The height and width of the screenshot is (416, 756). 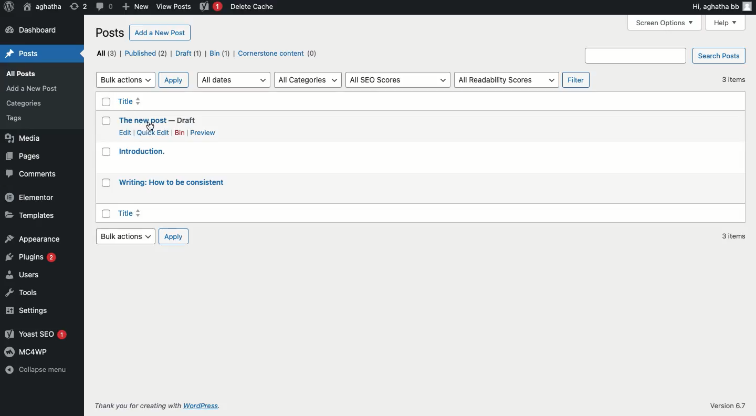 What do you see at coordinates (31, 238) in the screenshot?
I see `Appearance` at bounding box center [31, 238].